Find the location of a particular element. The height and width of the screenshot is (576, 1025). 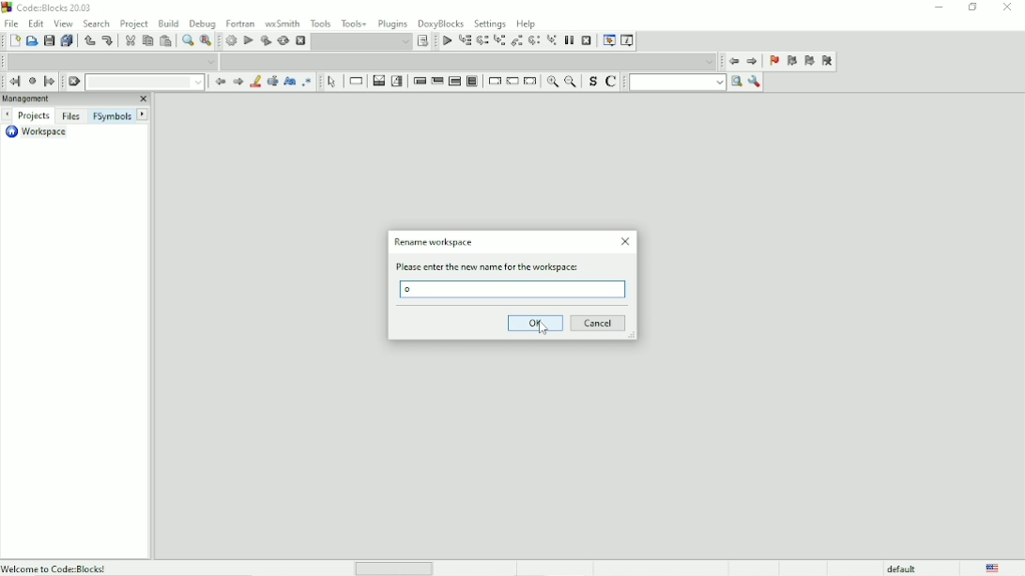

Help is located at coordinates (526, 23).